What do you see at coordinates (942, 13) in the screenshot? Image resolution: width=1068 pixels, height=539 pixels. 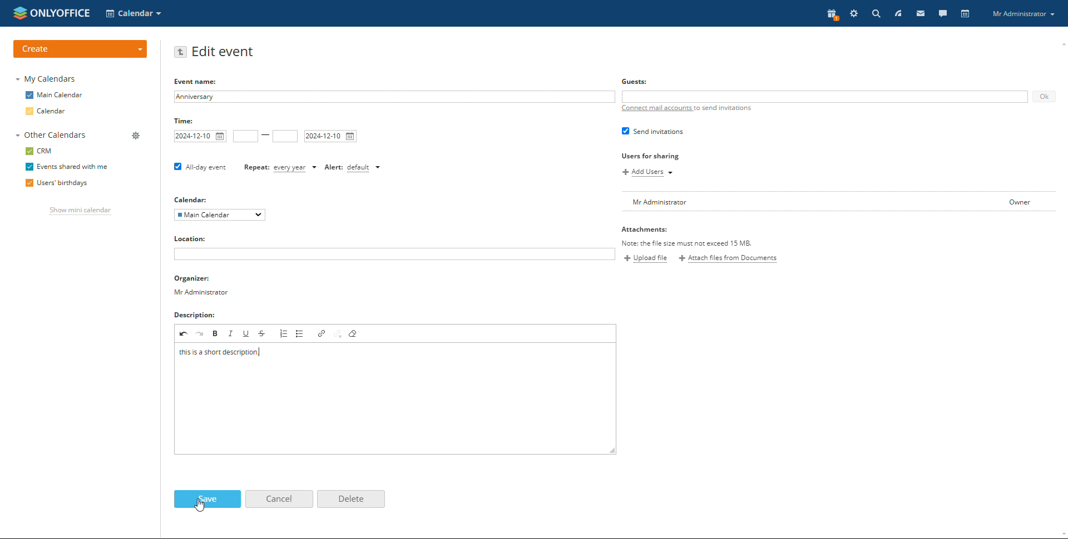 I see `talk` at bounding box center [942, 13].